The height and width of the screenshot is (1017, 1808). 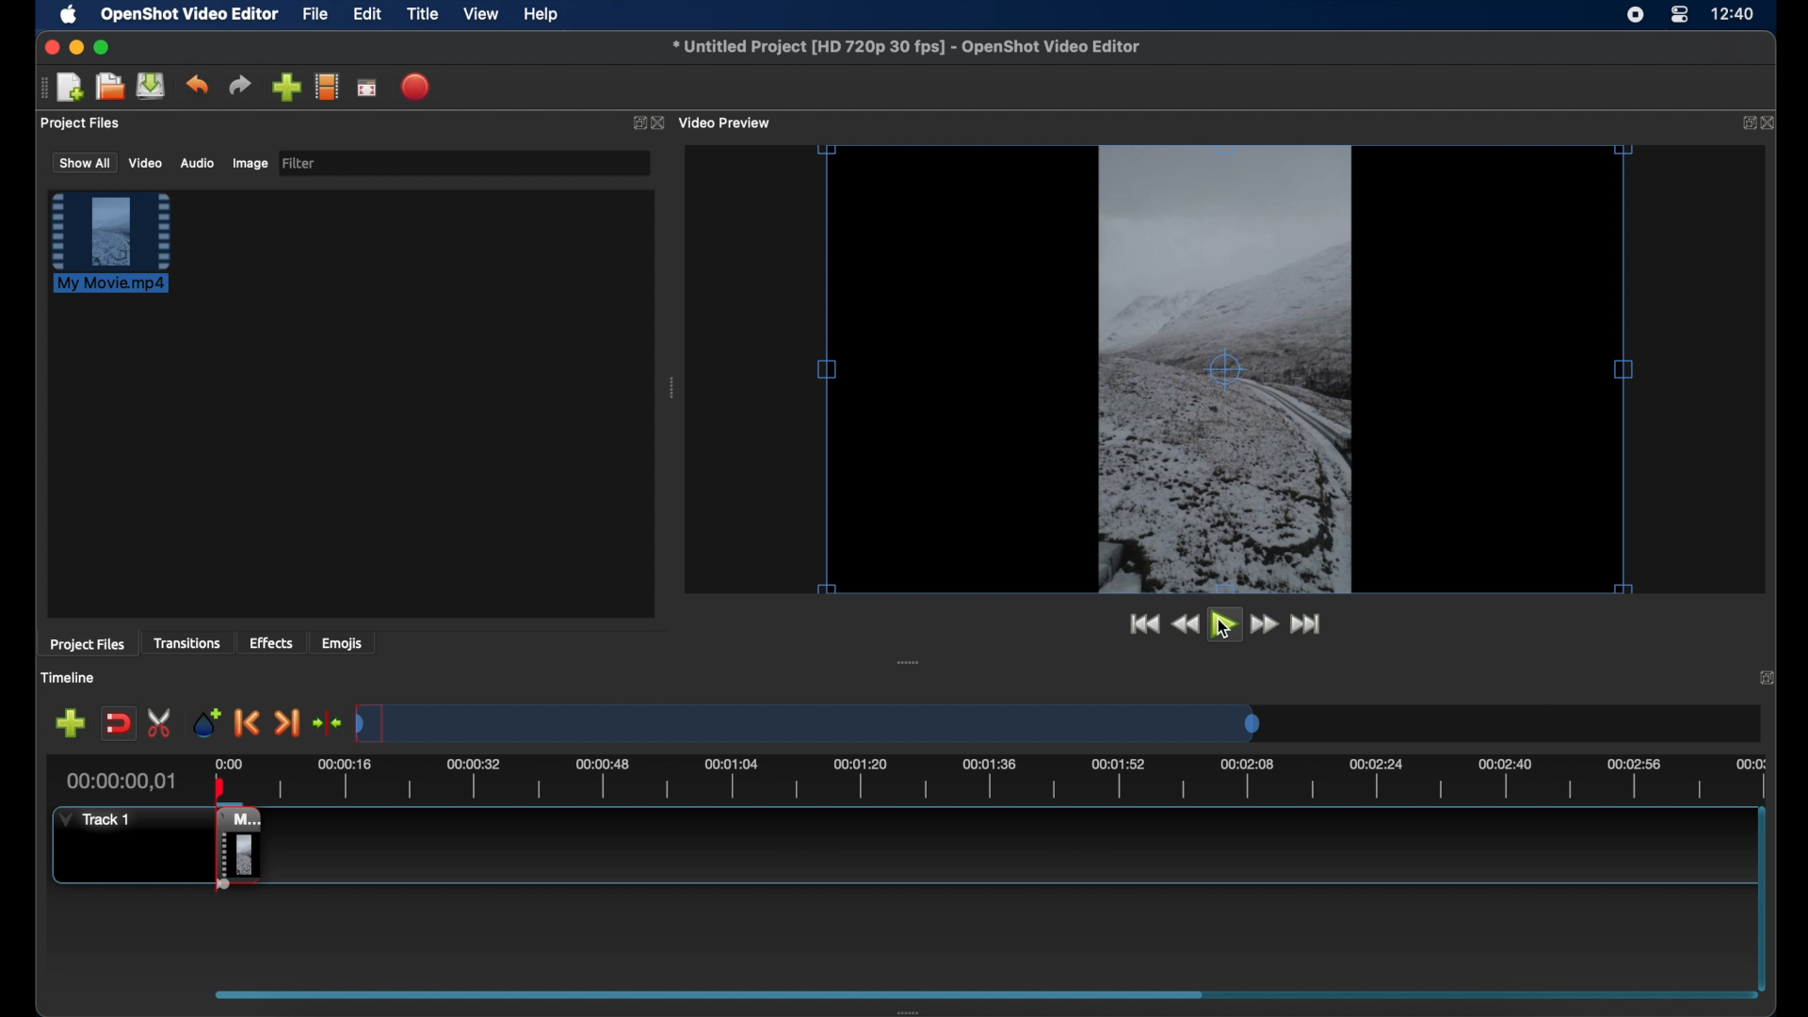 What do you see at coordinates (326, 722) in the screenshot?
I see `center playhead on the timeline` at bounding box center [326, 722].